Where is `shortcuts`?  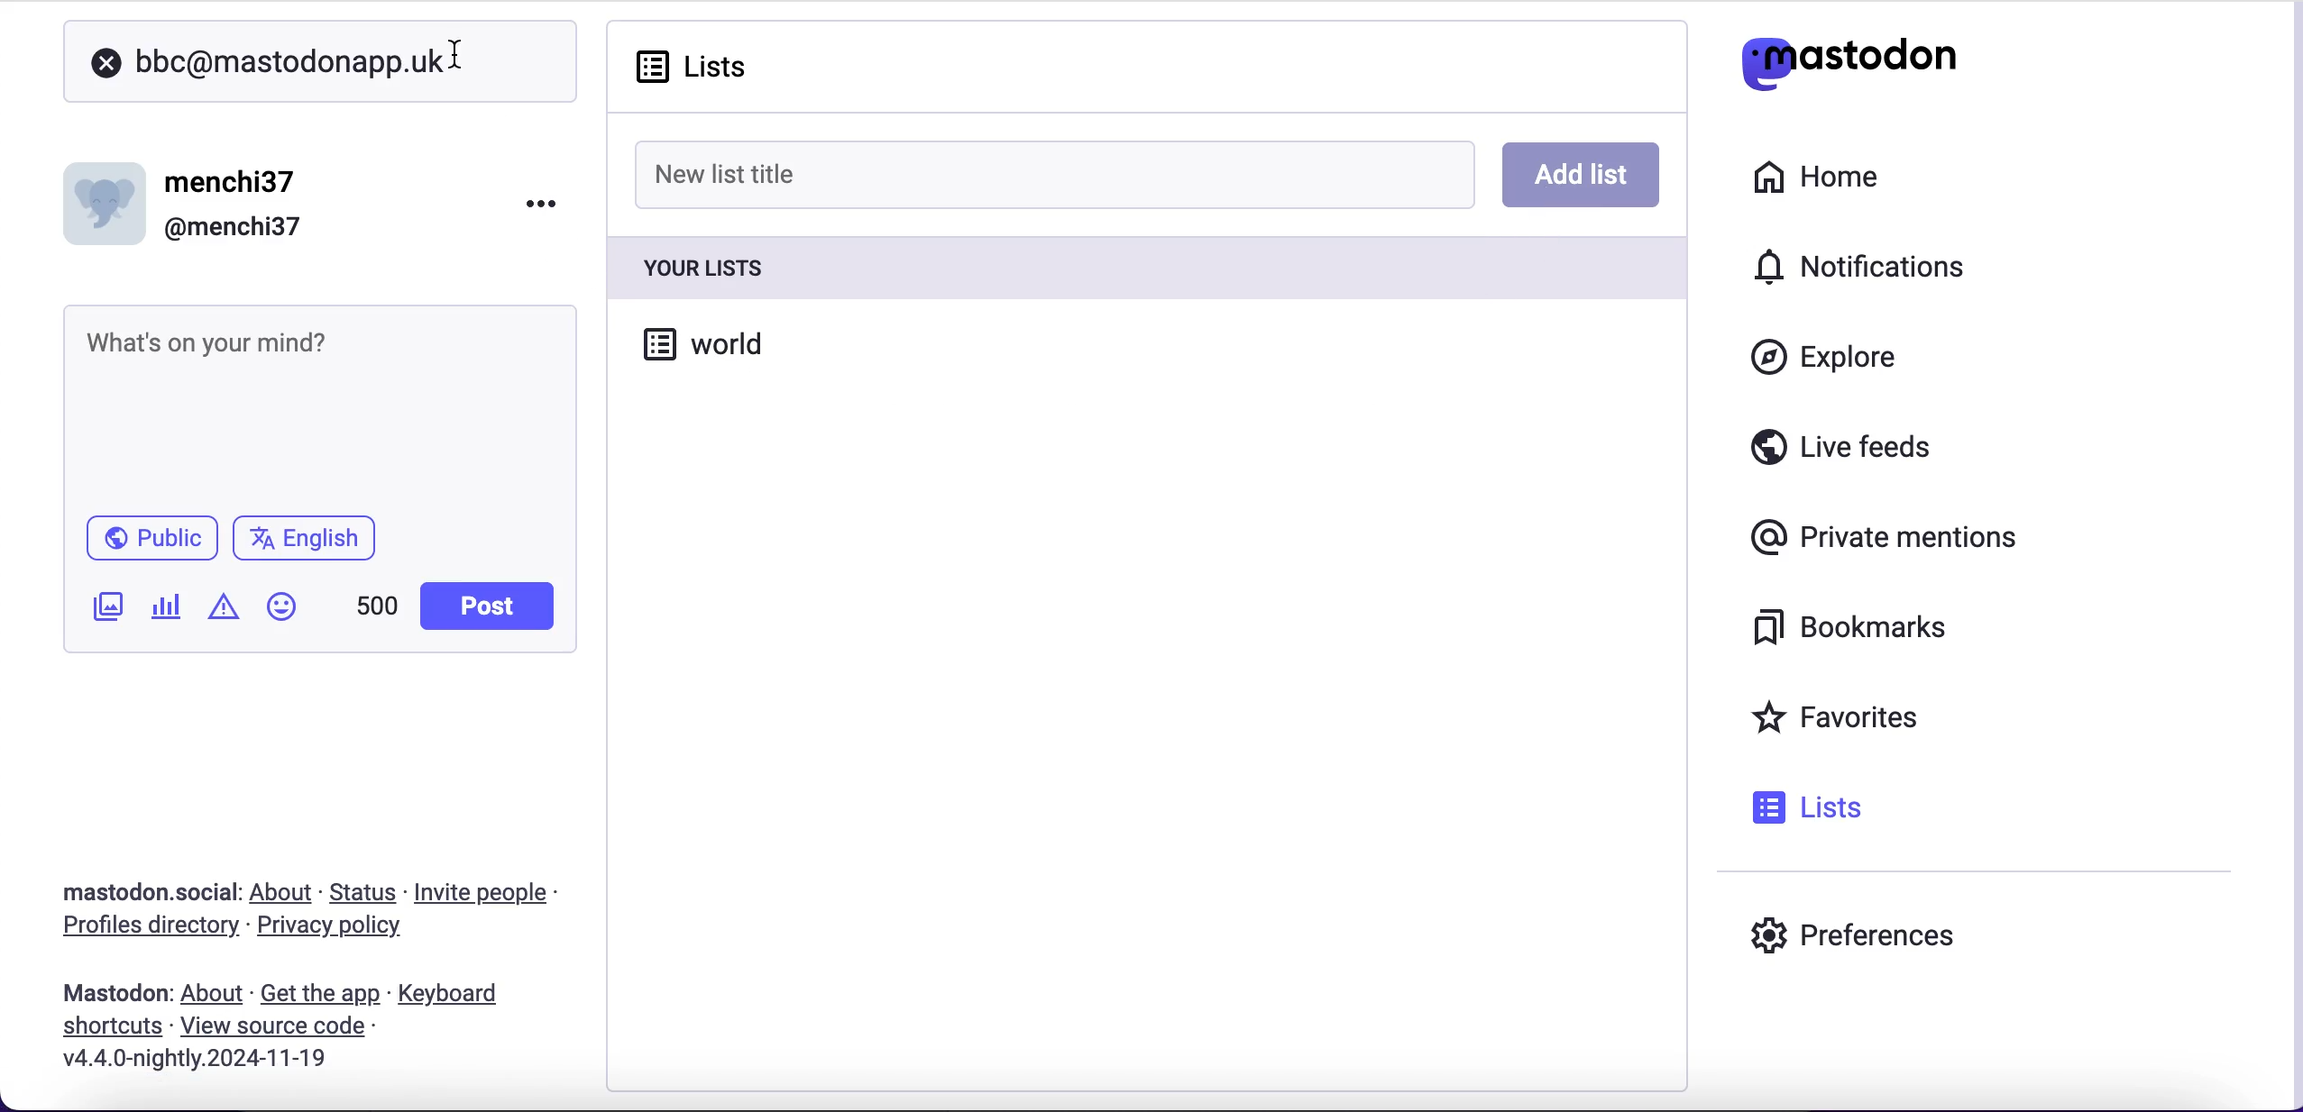
shortcuts is located at coordinates (106, 1027).